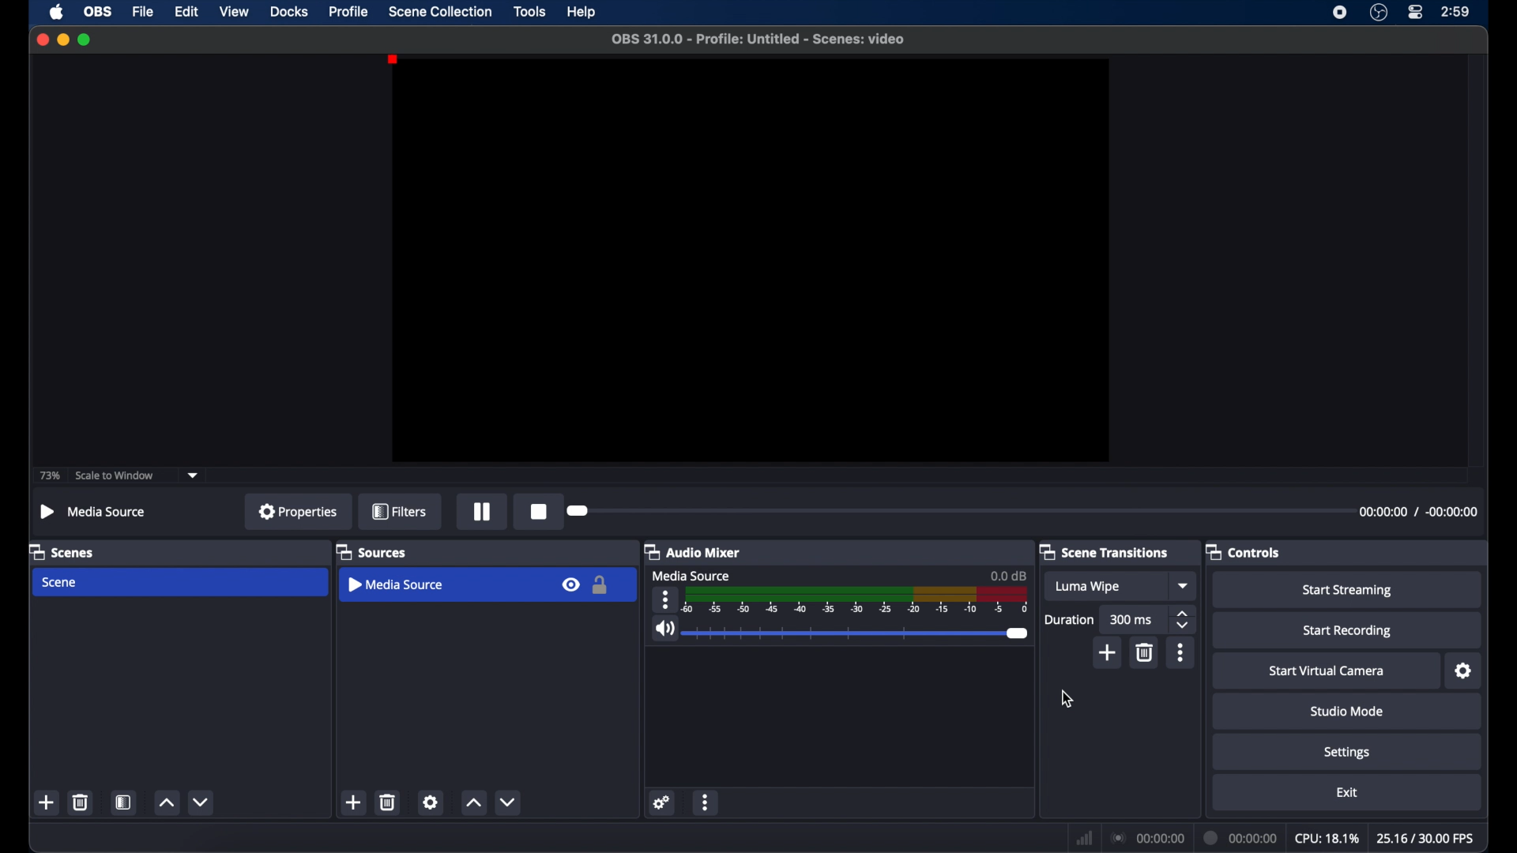 Image resolution: width=1517 pixels, height=853 pixels. Describe the element at coordinates (1242, 551) in the screenshot. I see `controls` at that location.